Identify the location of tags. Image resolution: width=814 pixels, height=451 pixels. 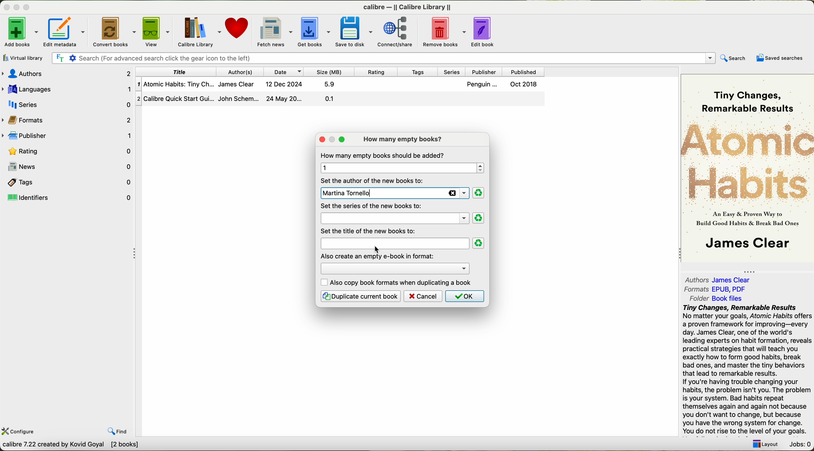
(67, 181).